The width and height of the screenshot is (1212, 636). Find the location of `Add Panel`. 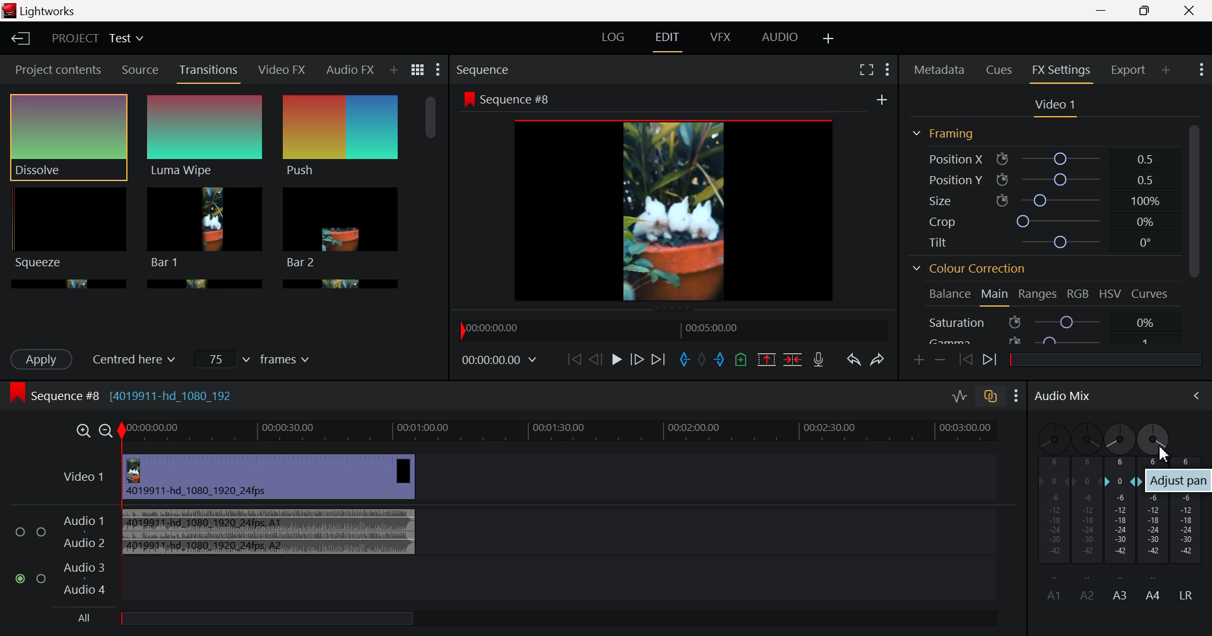

Add Panel is located at coordinates (1167, 69).